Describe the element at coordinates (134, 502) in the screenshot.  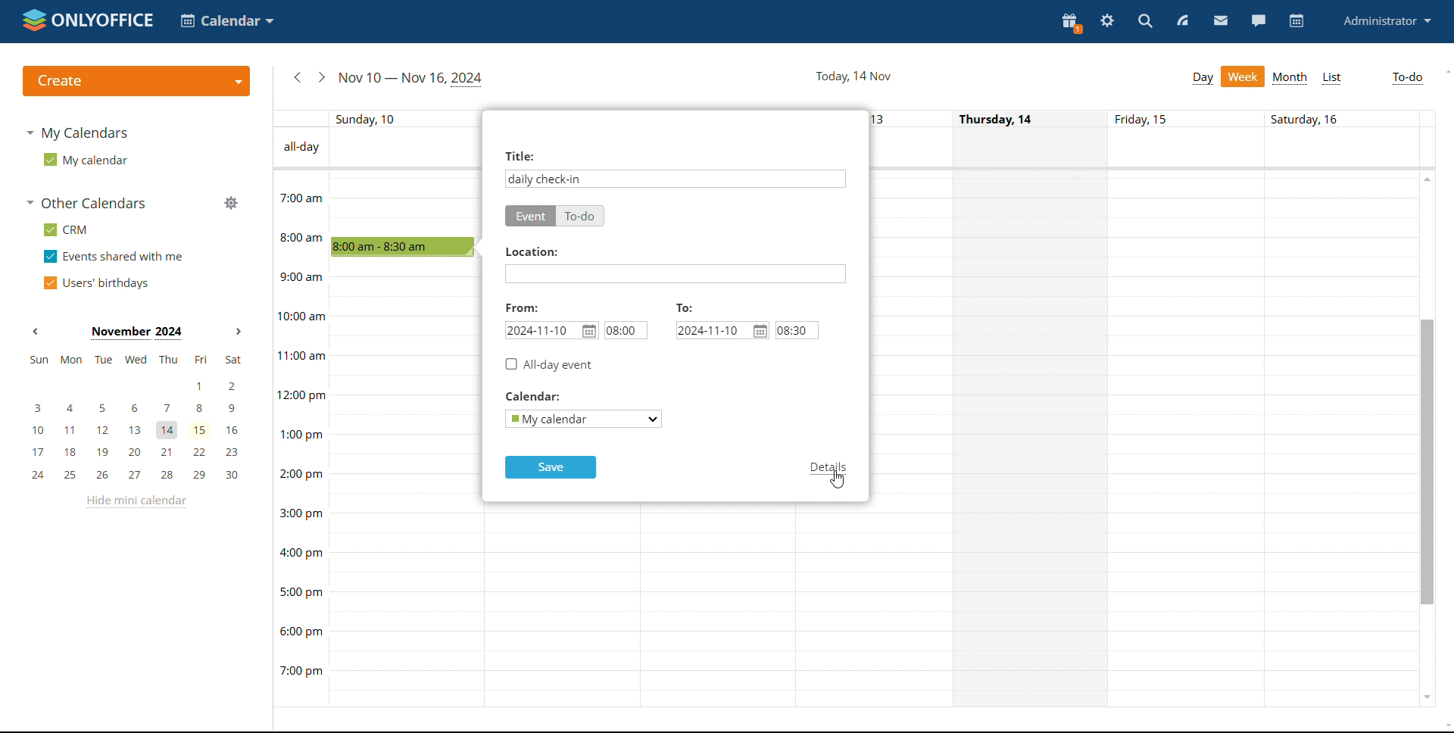
I see `hide mini calendar` at that location.